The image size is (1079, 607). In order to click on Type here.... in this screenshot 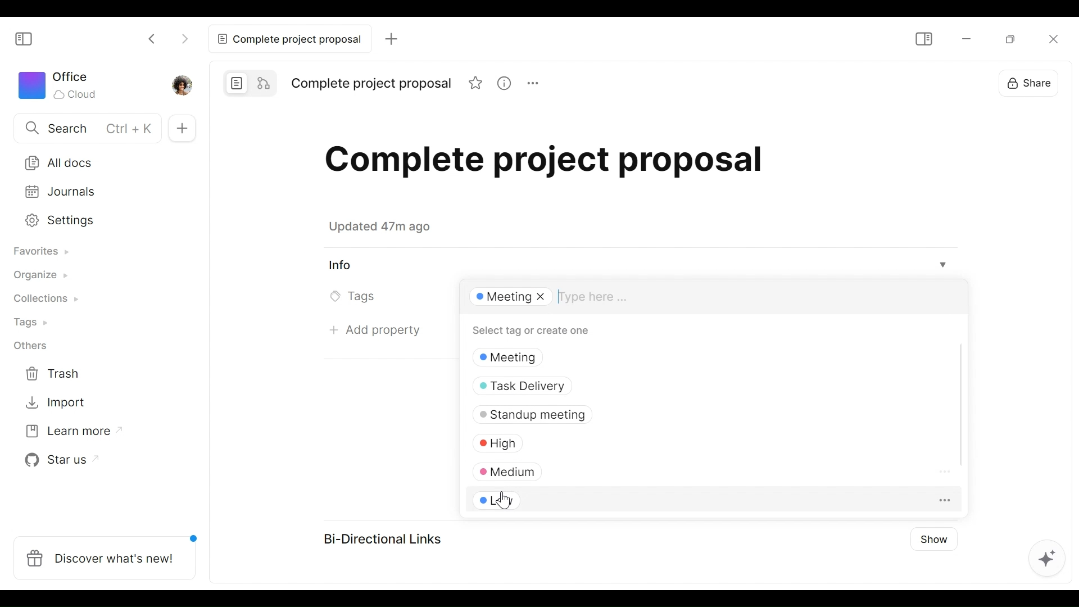, I will do `click(600, 298)`.